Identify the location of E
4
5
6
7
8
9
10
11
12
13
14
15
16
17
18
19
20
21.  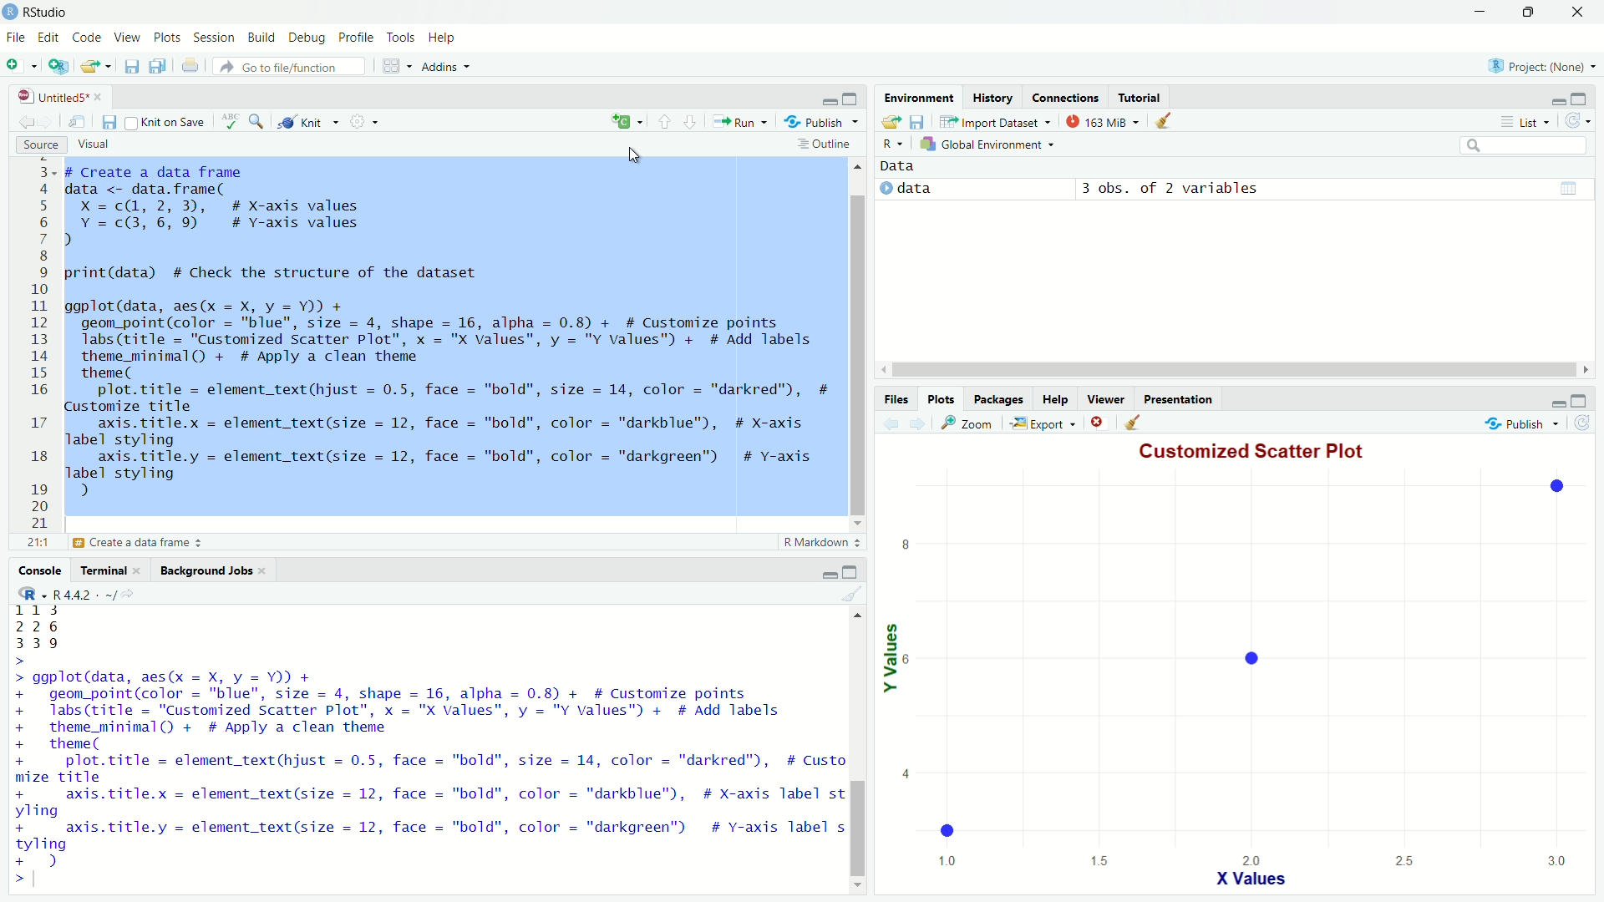
(39, 343).